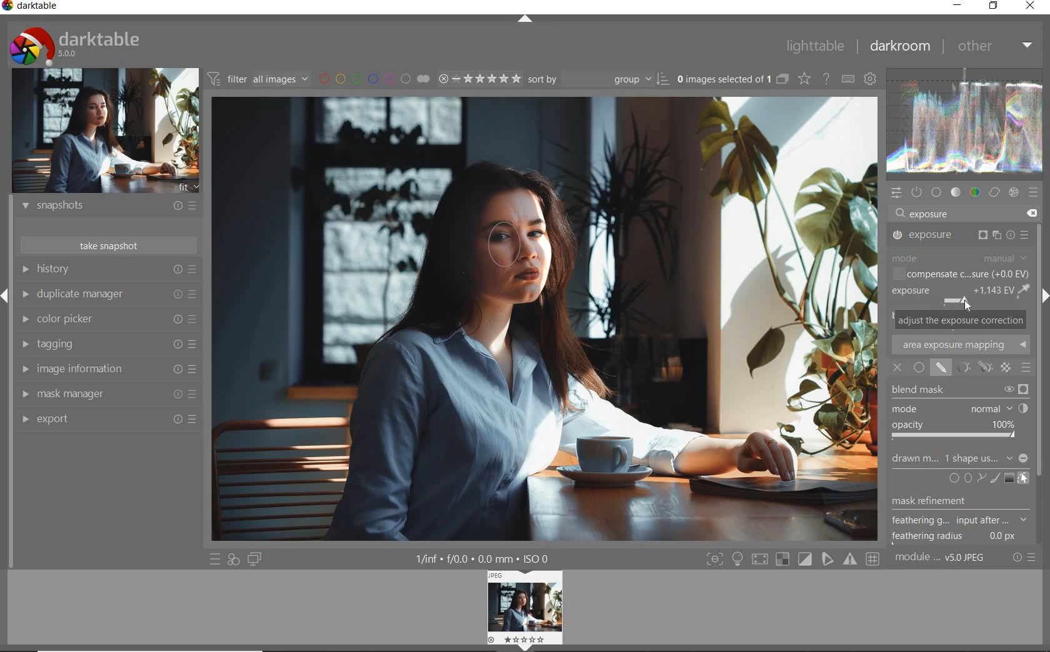 Image resolution: width=1050 pixels, height=652 pixels. Describe the element at coordinates (524, 18) in the screenshot. I see `expand/collapse` at that location.